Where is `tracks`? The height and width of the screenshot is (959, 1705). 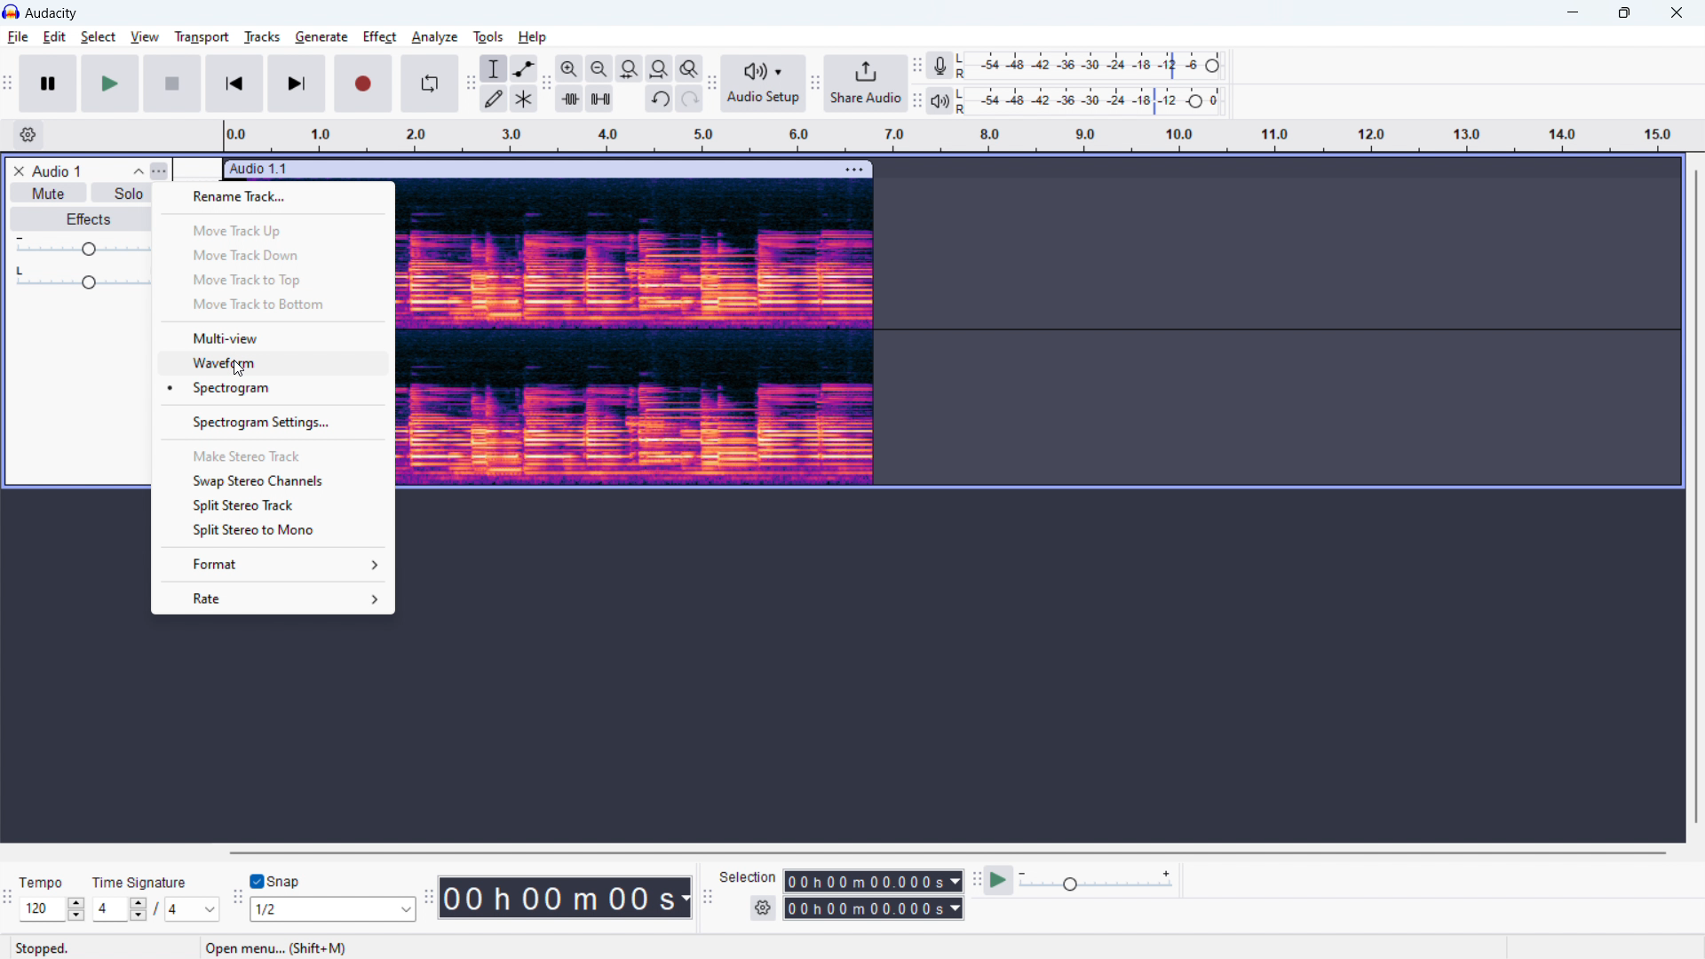
tracks is located at coordinates (260, 36).